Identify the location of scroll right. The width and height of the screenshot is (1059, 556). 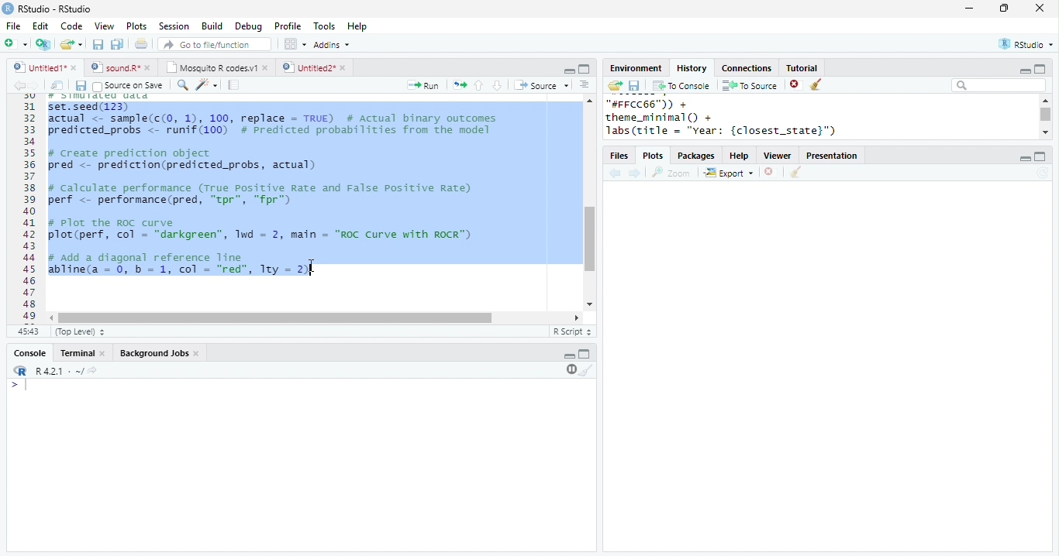
(574, 317).